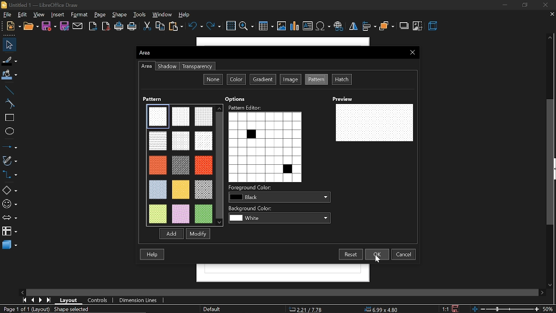  What do you see at coordinates (26, 309) in the screenshot?
I see `current page` at bounding box center [26, 309].